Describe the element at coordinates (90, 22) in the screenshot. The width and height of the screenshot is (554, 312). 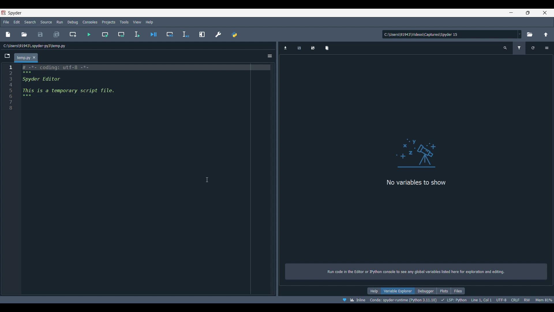
I see `Consoles menu` at that location.